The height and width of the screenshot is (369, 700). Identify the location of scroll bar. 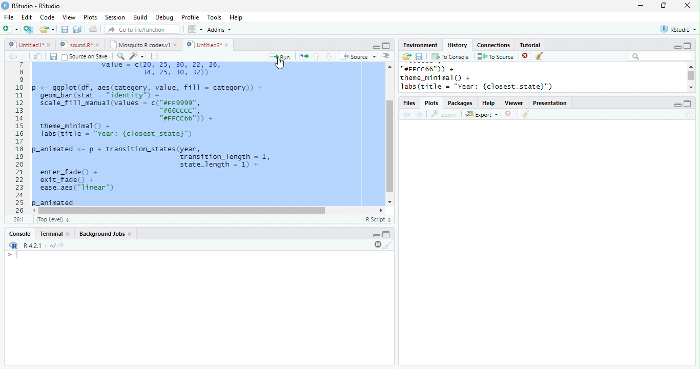
(389, 147).